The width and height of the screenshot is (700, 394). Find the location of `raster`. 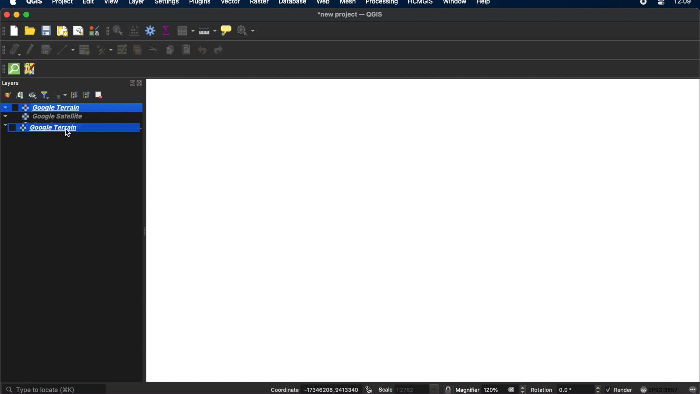

raster is located at coordinates (261, 3).